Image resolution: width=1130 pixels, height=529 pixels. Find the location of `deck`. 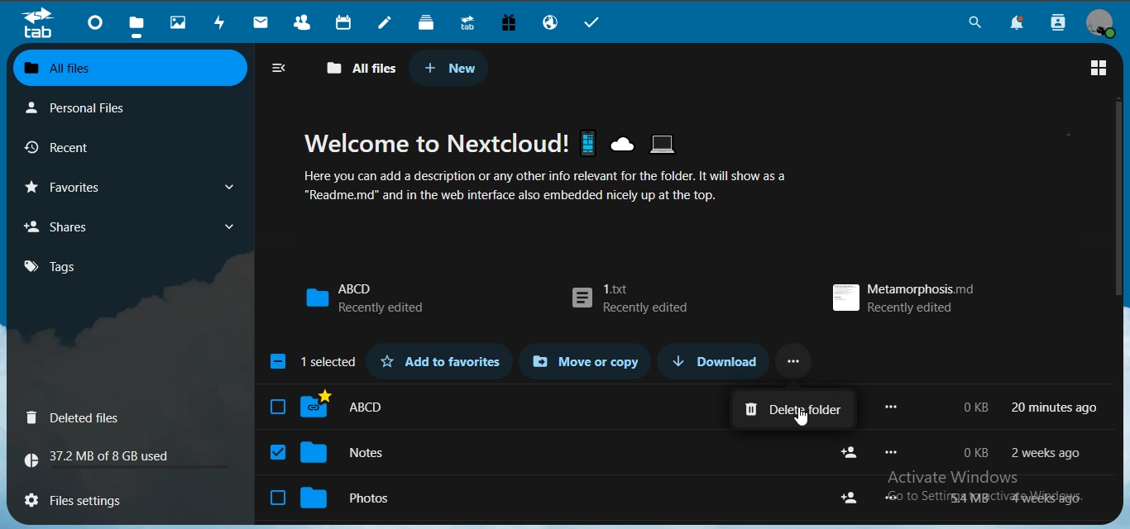

deck is located at coordinates (429, 22).